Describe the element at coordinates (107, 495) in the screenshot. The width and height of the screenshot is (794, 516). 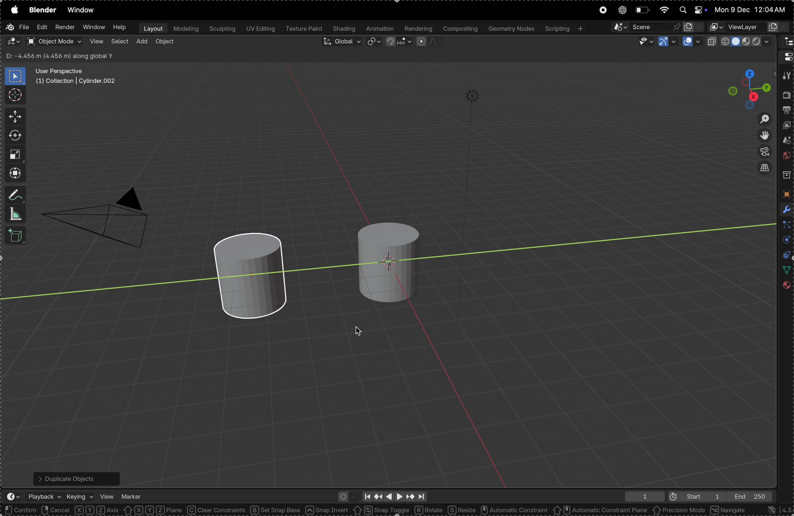
I see `view` at that location.